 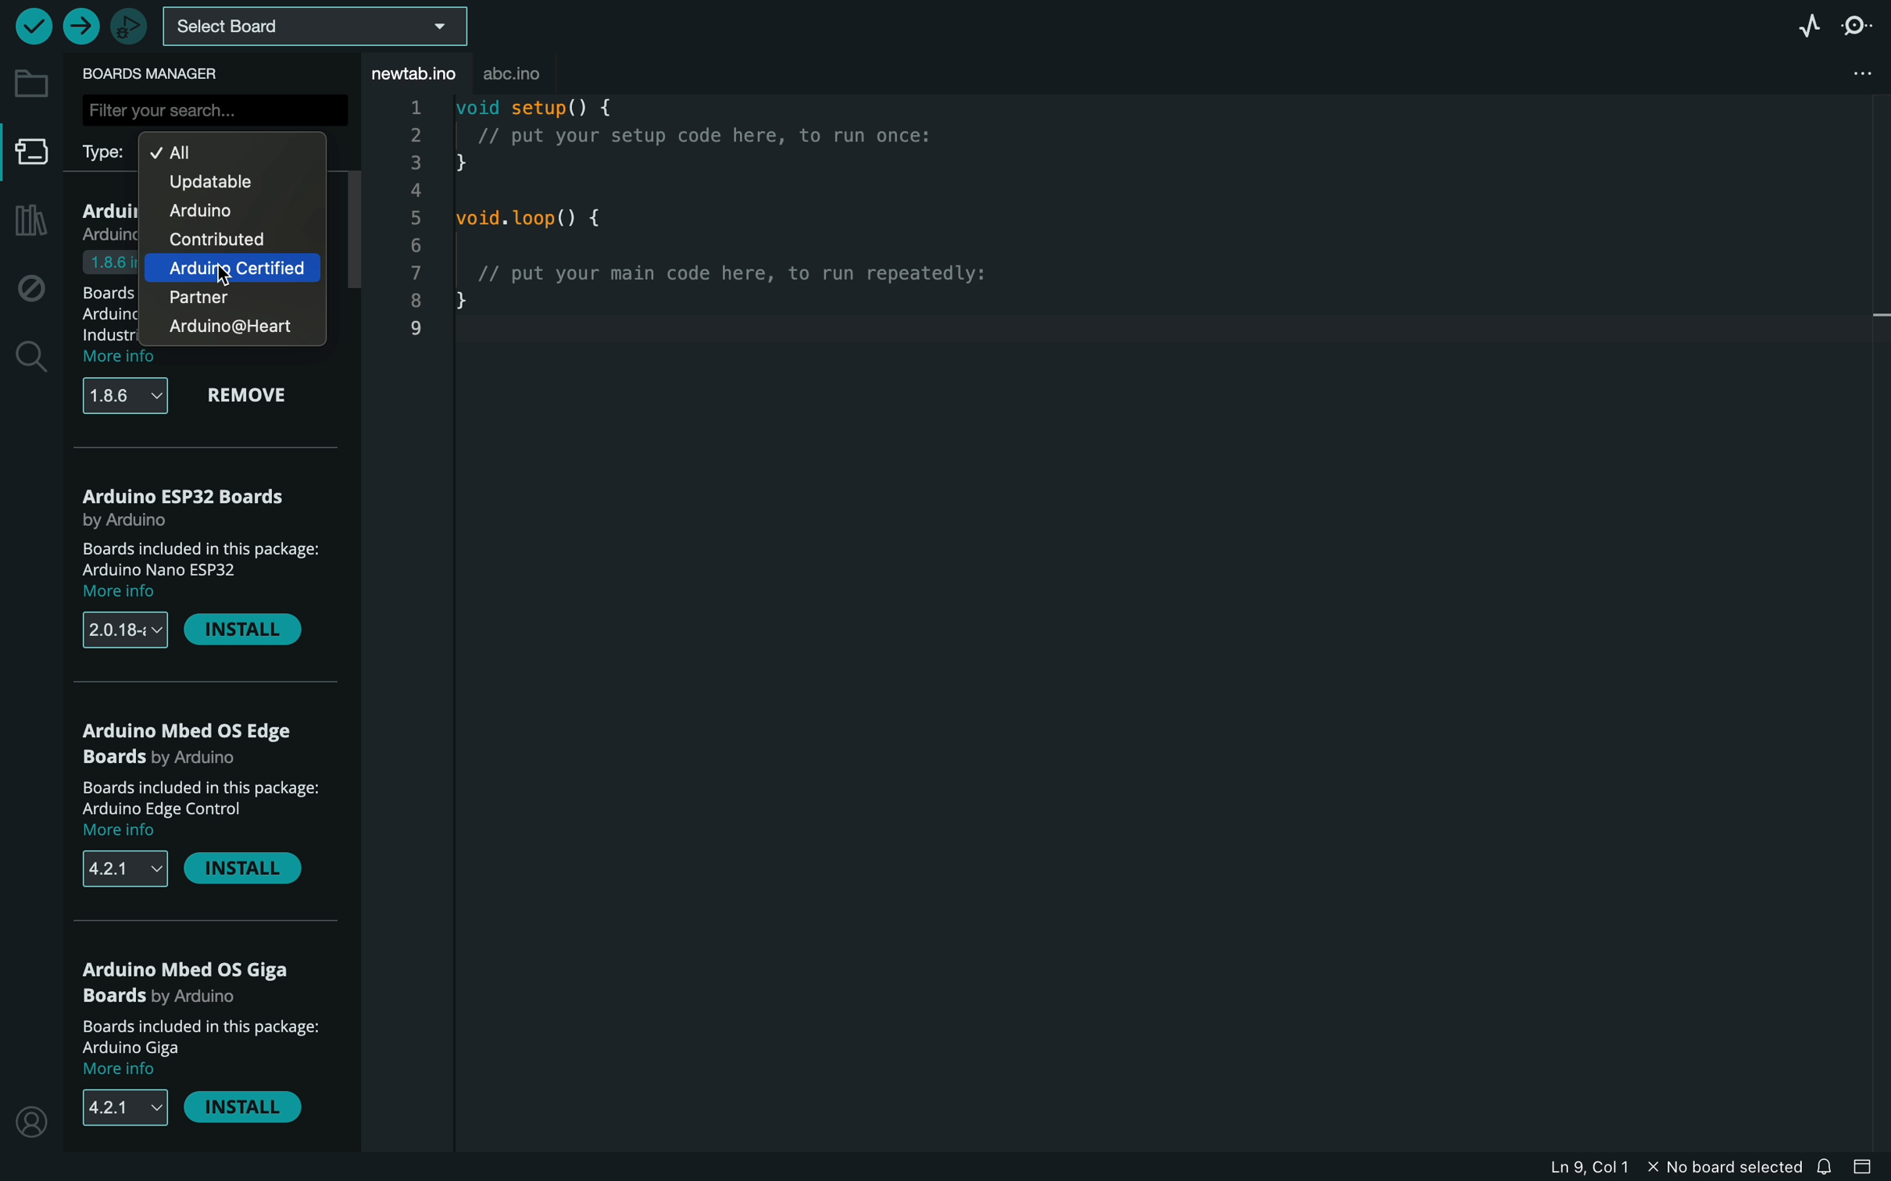 What do you see at coordinates (188, 503) in the screenshot?
I see `ESP32 Boards` at bounding box center [188, 503].